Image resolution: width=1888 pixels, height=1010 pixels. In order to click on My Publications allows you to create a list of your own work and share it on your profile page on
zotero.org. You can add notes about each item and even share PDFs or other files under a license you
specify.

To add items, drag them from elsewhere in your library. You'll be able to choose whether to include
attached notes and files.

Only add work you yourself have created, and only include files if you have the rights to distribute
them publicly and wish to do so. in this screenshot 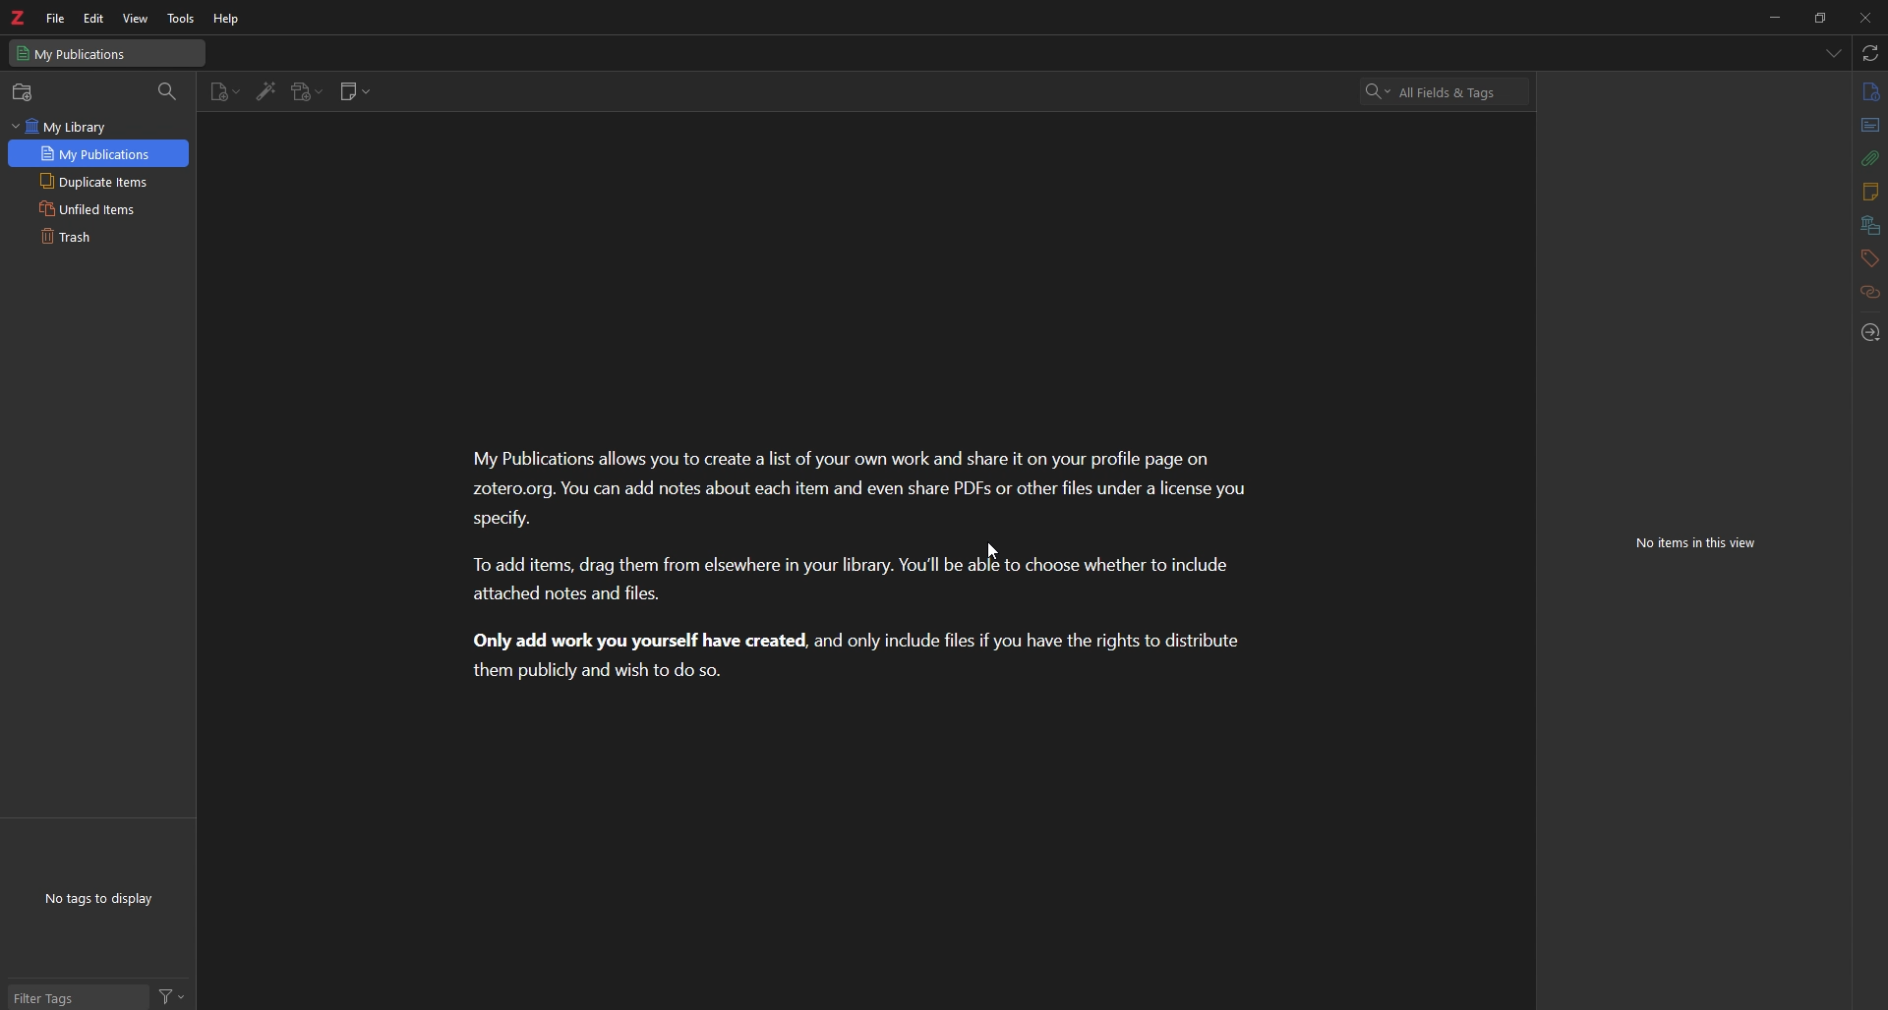, I will do `click(866, 565)`.